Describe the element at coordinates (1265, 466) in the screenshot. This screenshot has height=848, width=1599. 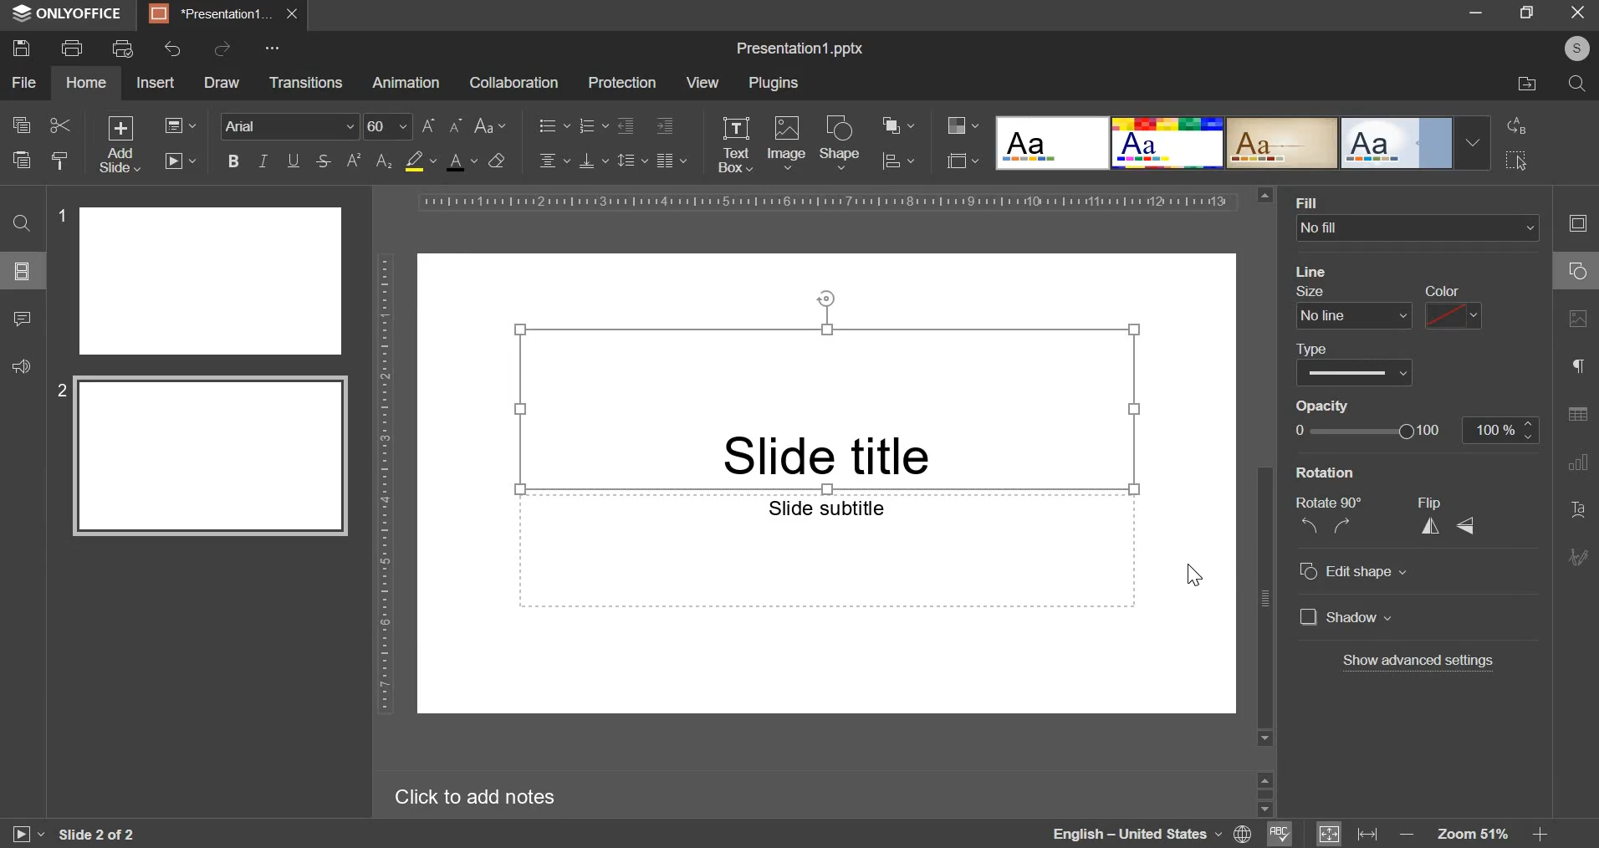
I see `scroll bar` at that location.